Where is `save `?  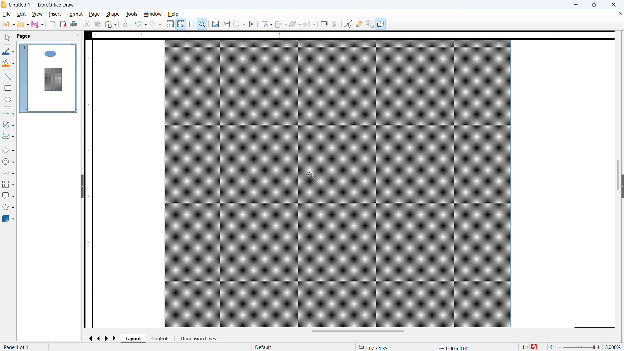
save  is located at coordinates (535, 347).